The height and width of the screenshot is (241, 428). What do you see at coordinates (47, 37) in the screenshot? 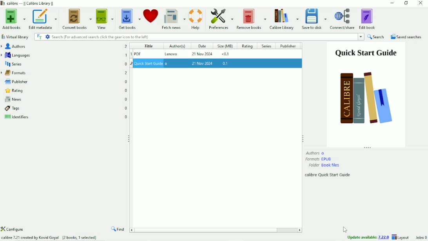
I see `Advanced search` at bounding box center [47, 37].